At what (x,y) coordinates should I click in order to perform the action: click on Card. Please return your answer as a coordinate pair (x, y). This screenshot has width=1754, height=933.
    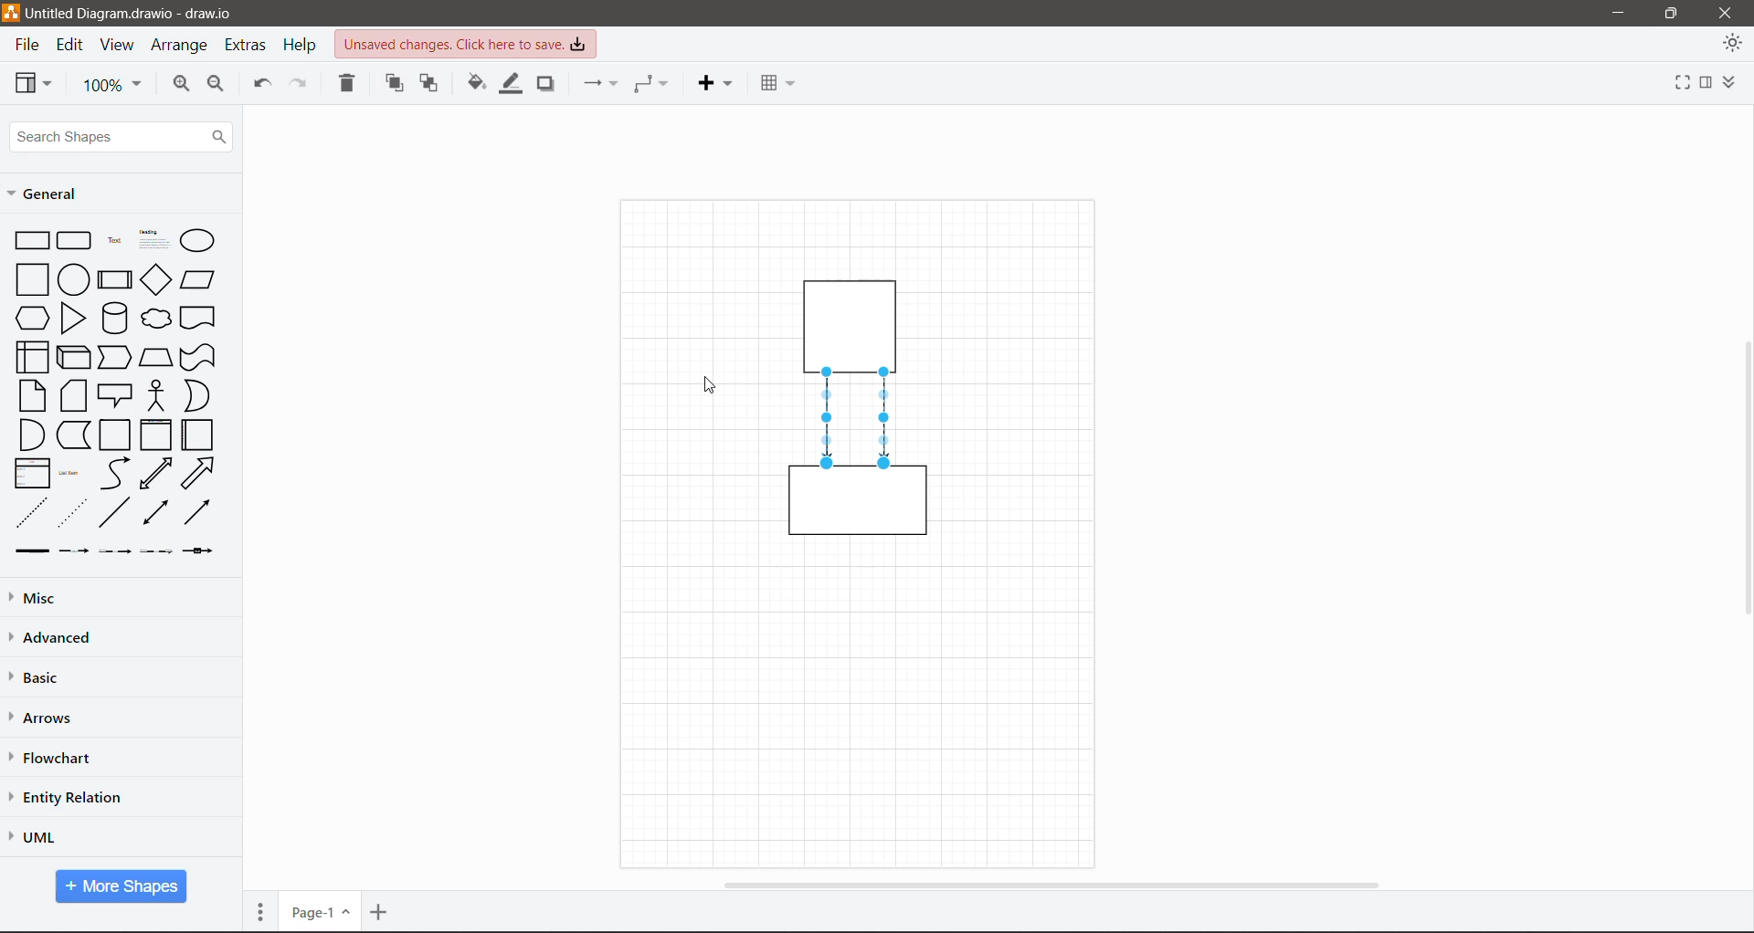
    Looking at the image, I should click on (73, 395).